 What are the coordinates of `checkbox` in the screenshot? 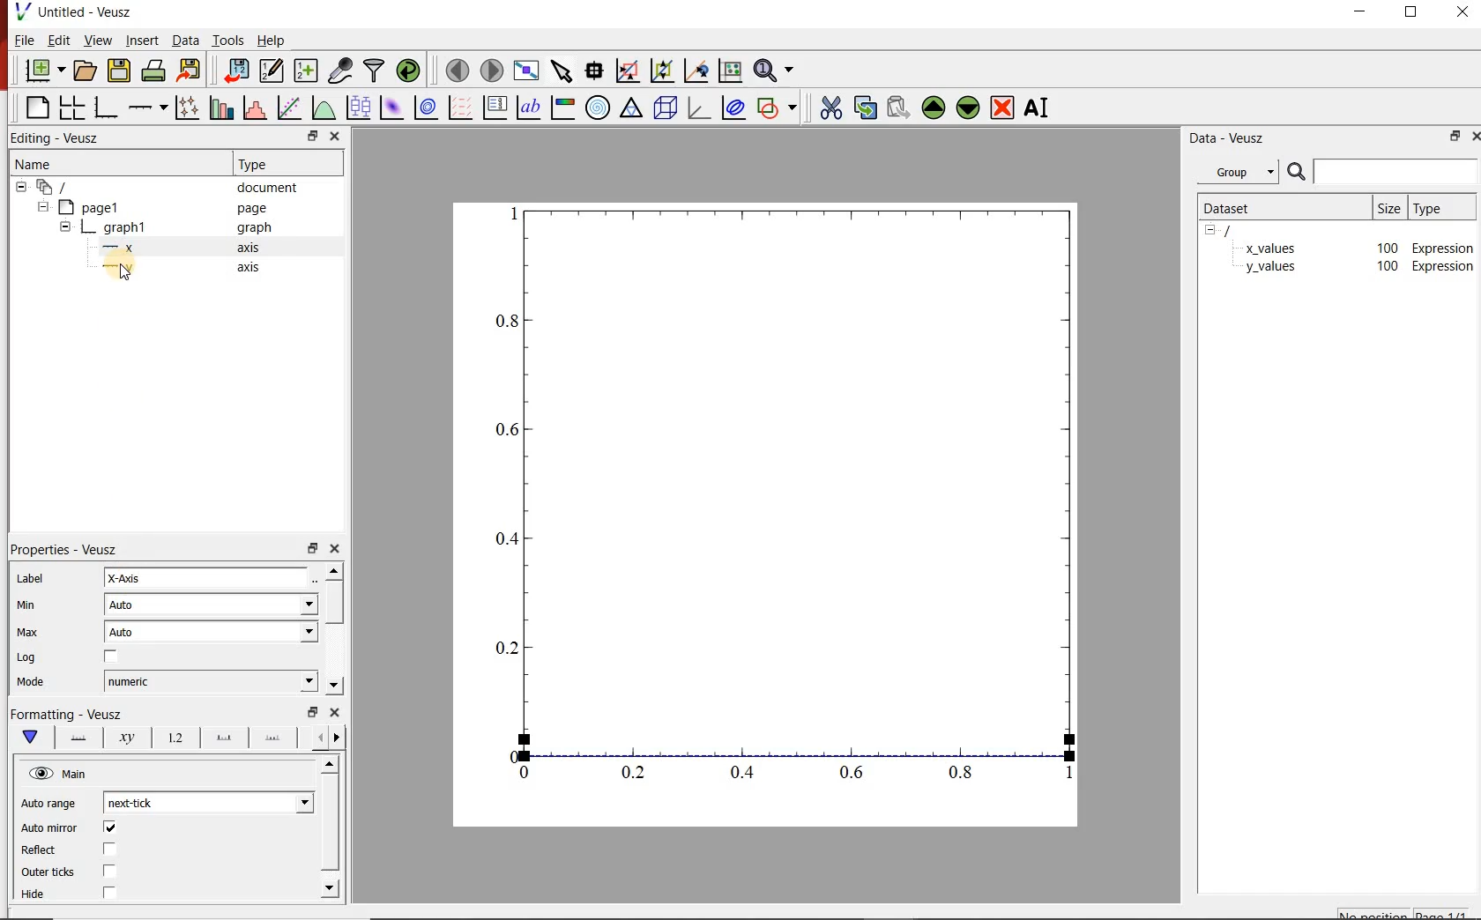 It's located at (111, 848).